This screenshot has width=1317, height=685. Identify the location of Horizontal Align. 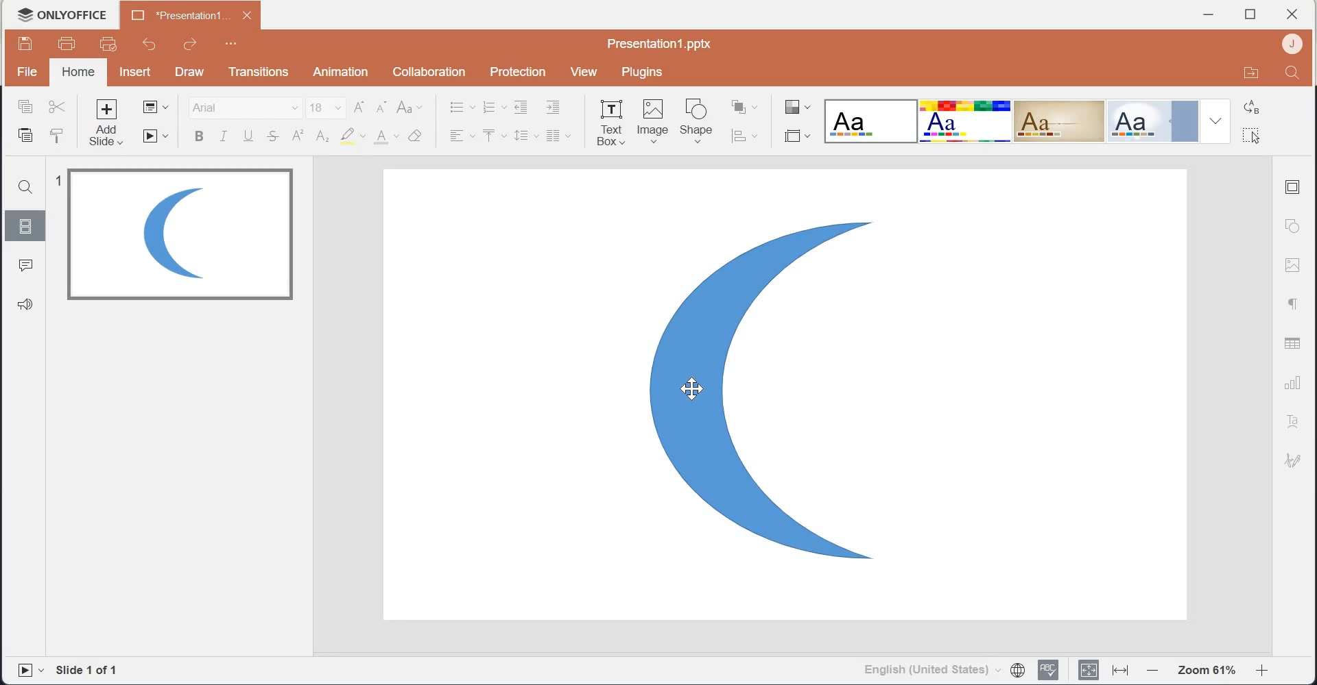
(462, 135).